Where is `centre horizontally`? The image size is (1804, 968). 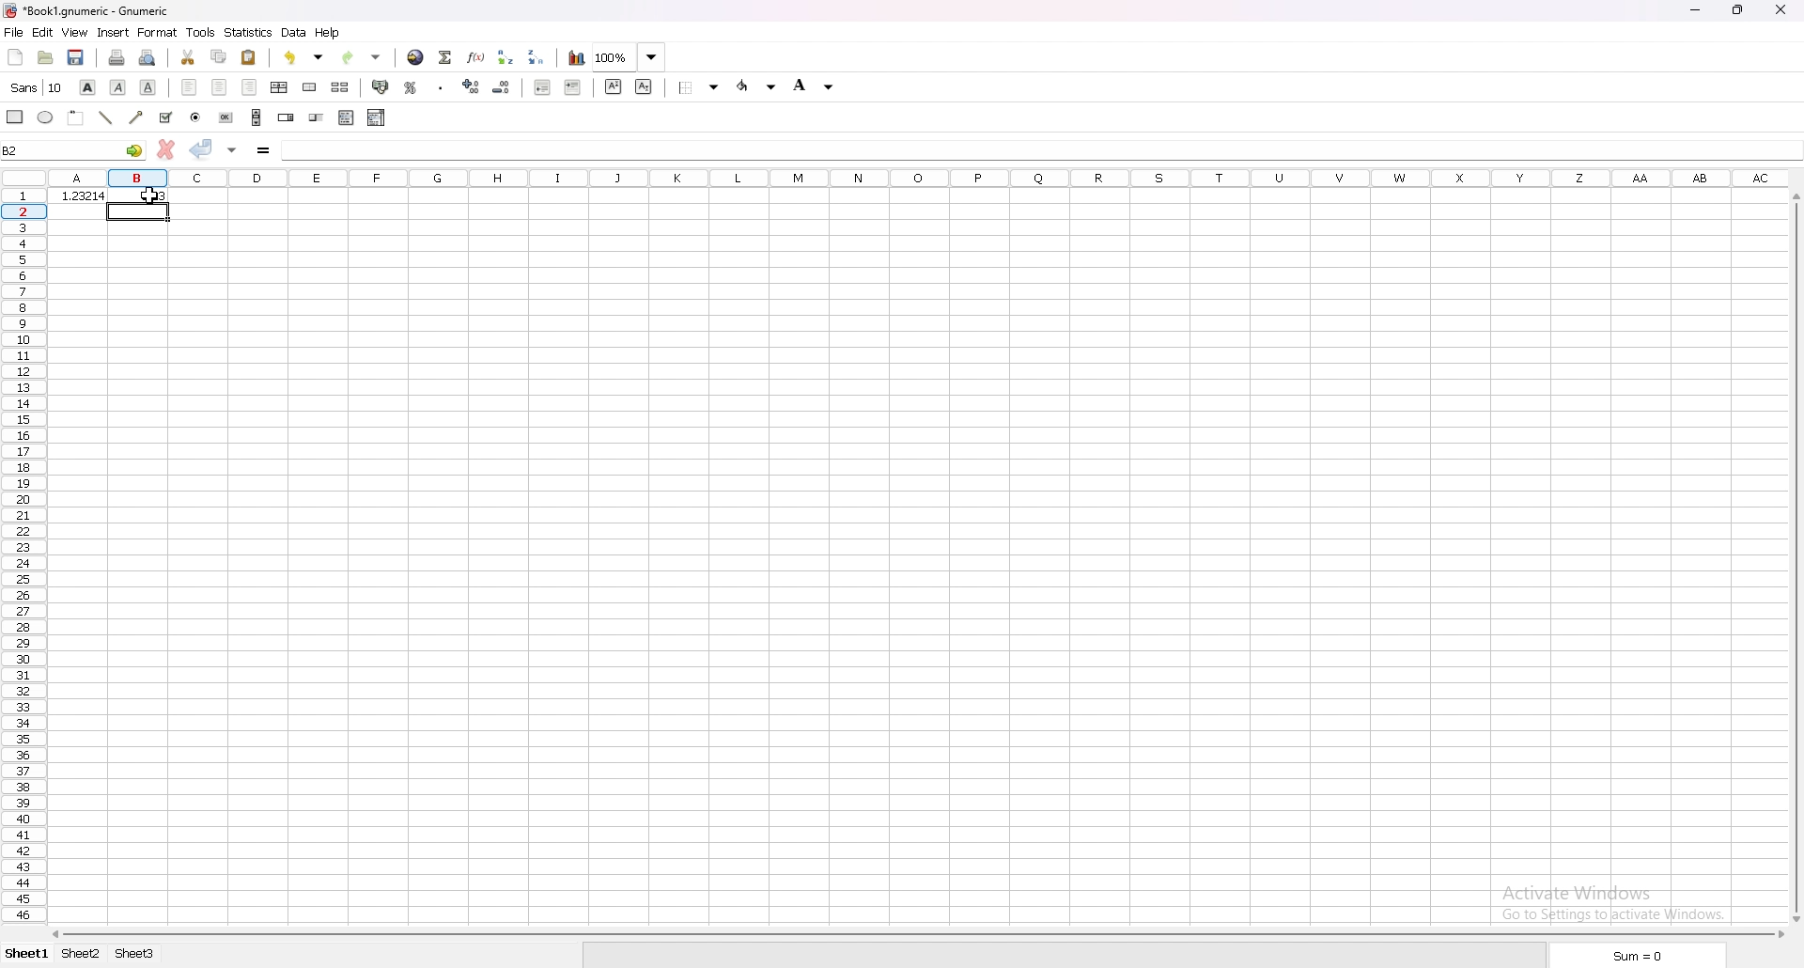
centre horizontally is located at coordinates (280, 87).